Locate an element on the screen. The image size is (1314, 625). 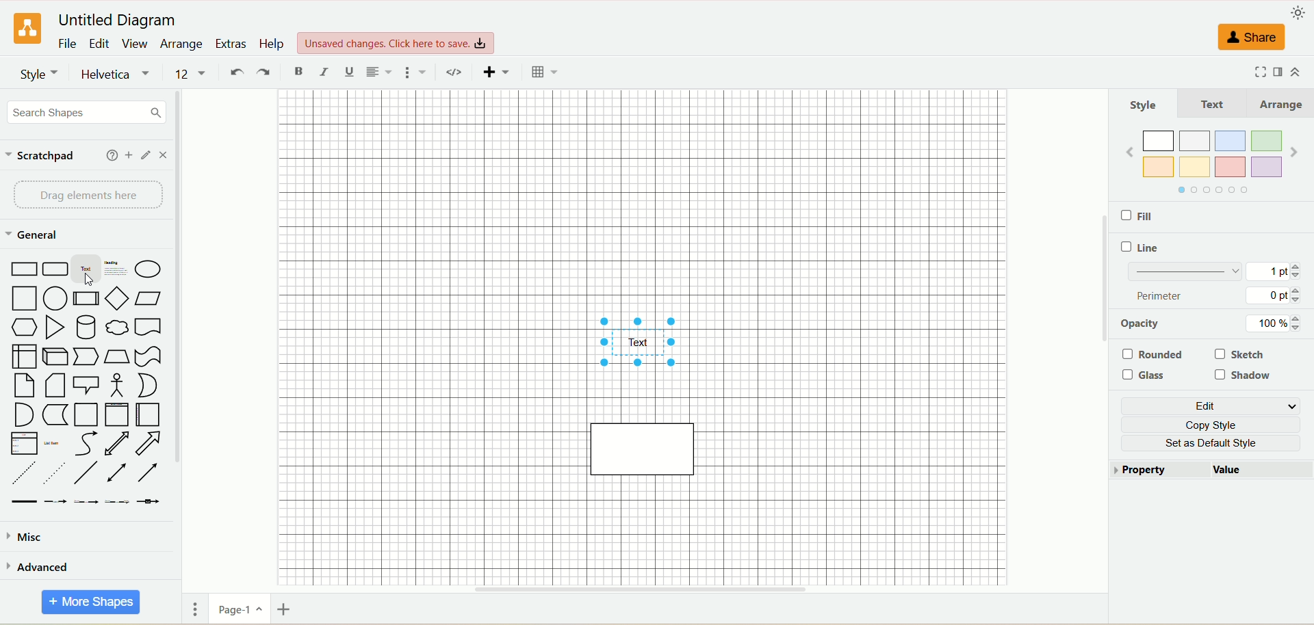
or is located at coordinates (146, 384).